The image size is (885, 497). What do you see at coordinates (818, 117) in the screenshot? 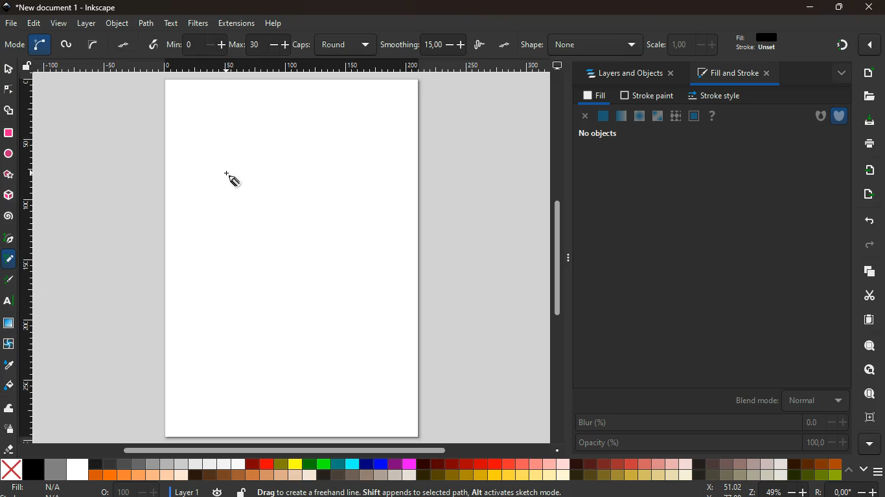
I see `hole` at bounding box center [818, 117].